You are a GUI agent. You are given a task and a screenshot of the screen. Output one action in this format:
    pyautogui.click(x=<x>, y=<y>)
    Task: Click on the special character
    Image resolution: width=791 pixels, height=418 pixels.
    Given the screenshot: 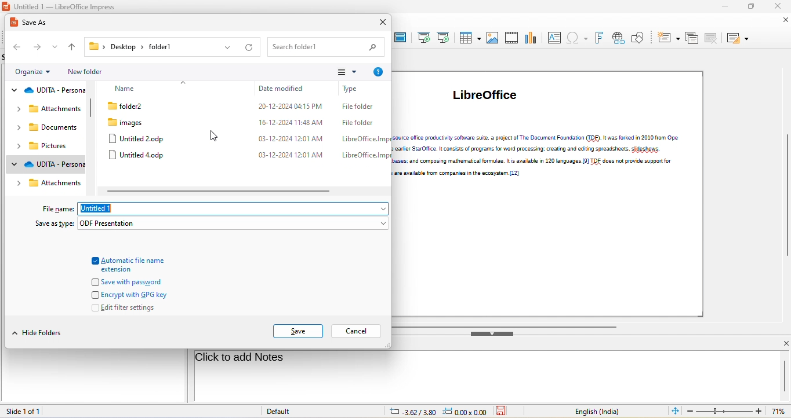 What is the action you would take?
    pyautogui.click(x=576, y=39)
    